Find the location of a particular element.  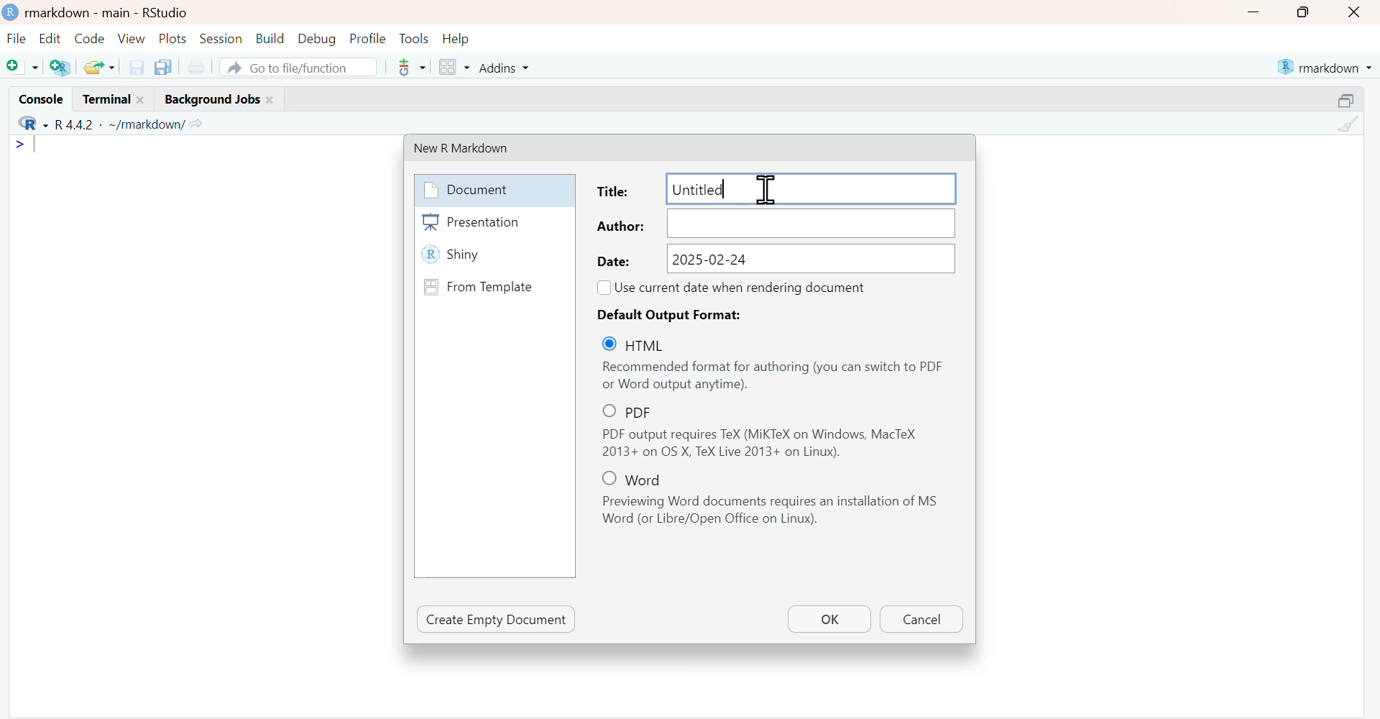

Close is located at coordinates (1356, 12).